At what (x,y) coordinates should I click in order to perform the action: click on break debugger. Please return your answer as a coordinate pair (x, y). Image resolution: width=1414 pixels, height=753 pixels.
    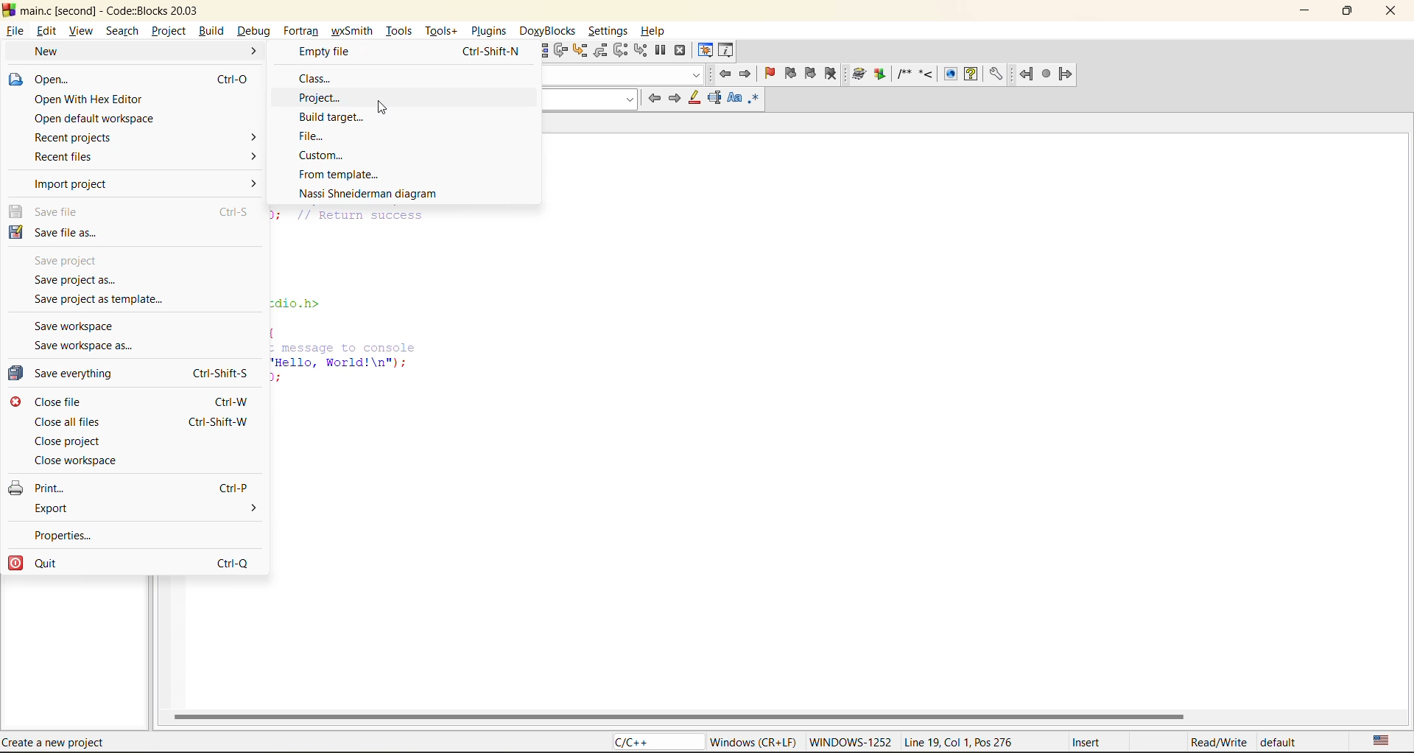
    Looking at the image, I should click on (661, 51).